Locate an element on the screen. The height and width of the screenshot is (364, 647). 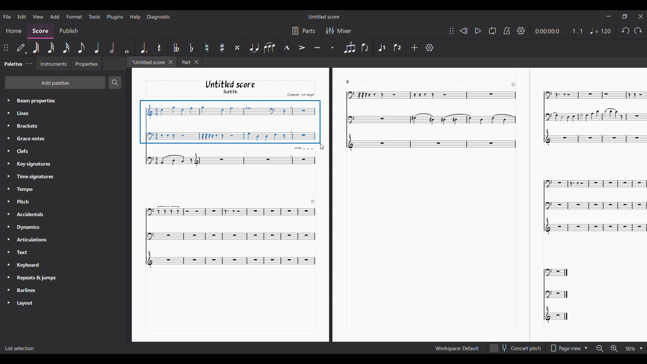
Add is located at coordinates (55, 17).